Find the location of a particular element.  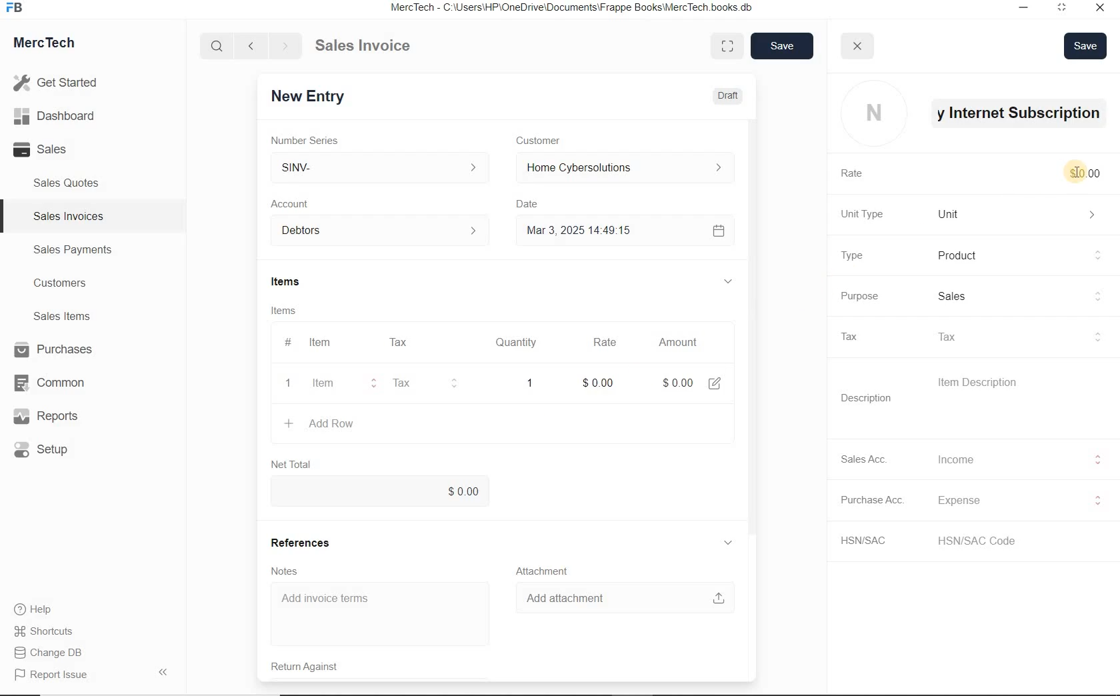

Attachment is located at coordinates (541, 569).